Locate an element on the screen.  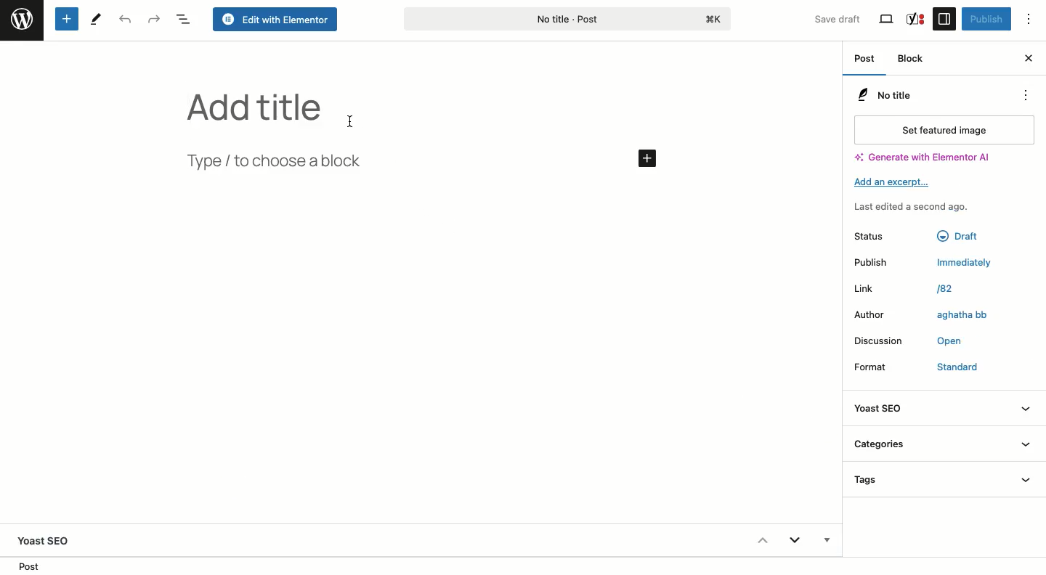
Link /82 is located at coordinates (870, 290).